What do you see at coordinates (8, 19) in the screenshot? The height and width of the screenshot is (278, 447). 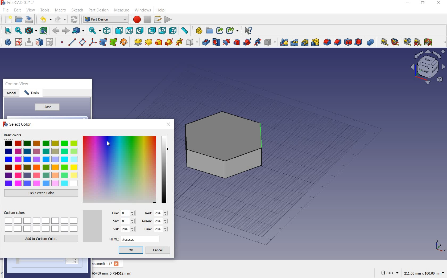 I see `new` at bounding box center [8, 19].